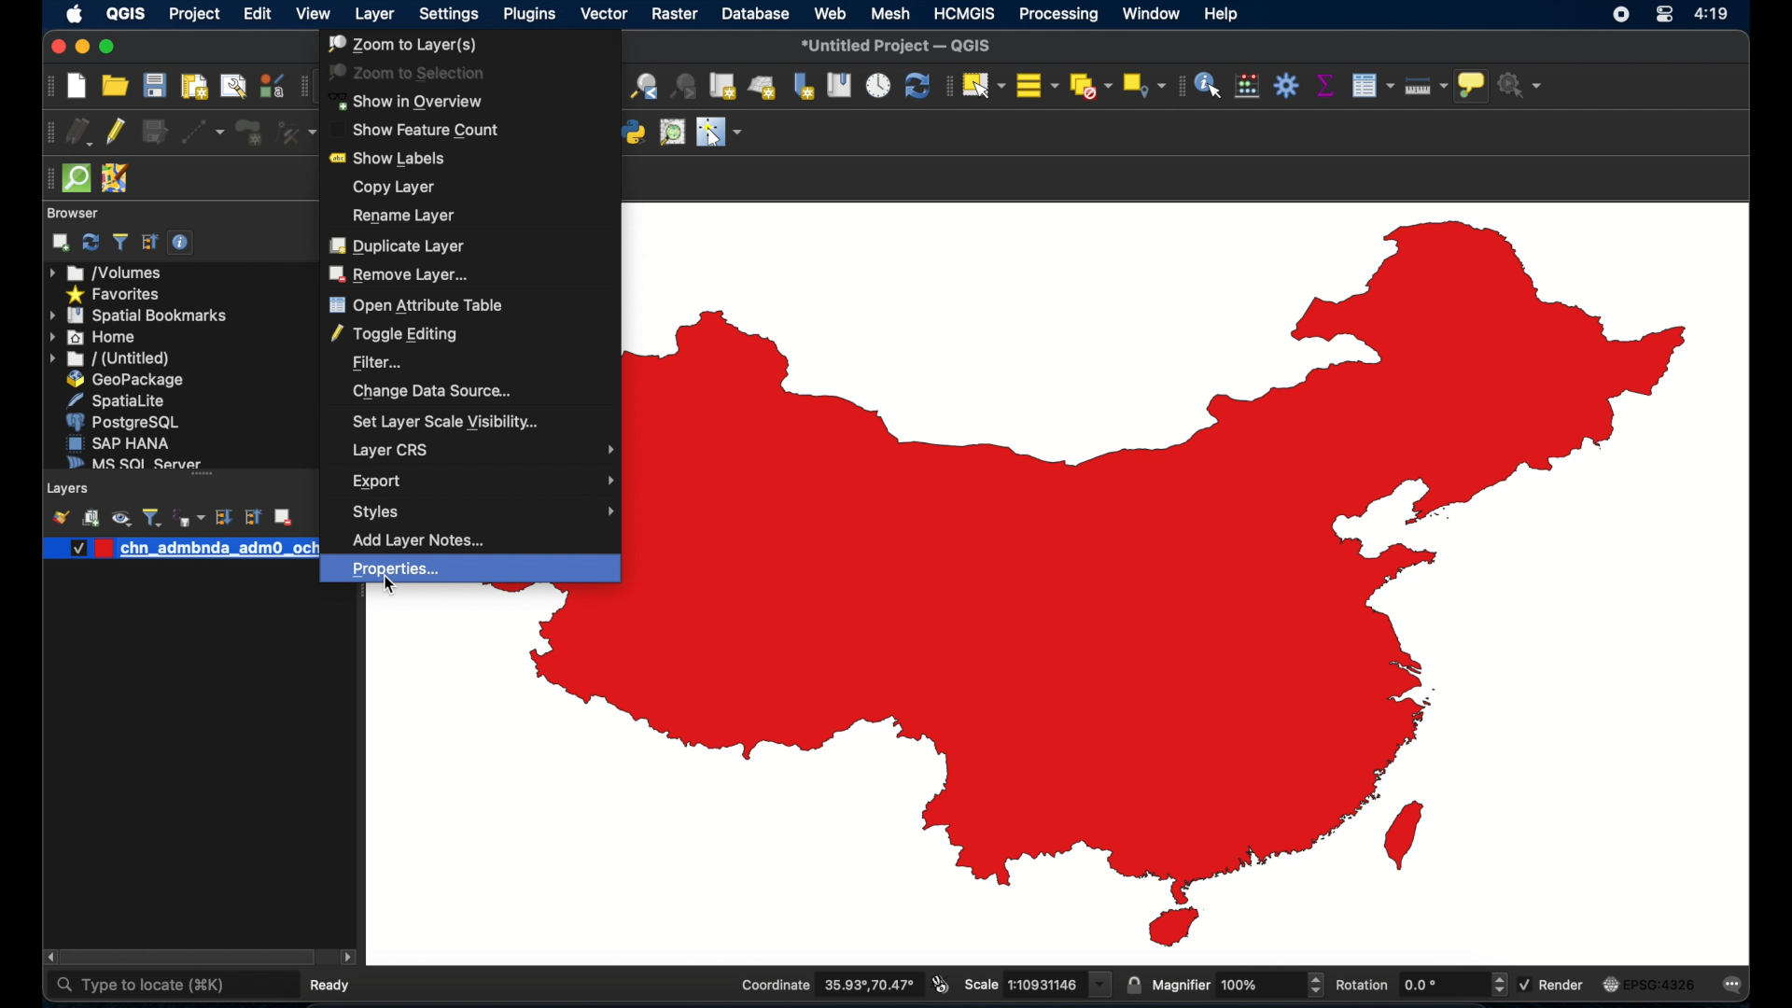 The height and width of the screenshot is (1008, 1792). Describe the element at coordinates (91, 242) in the screenshot. I see `refresh` at that location.